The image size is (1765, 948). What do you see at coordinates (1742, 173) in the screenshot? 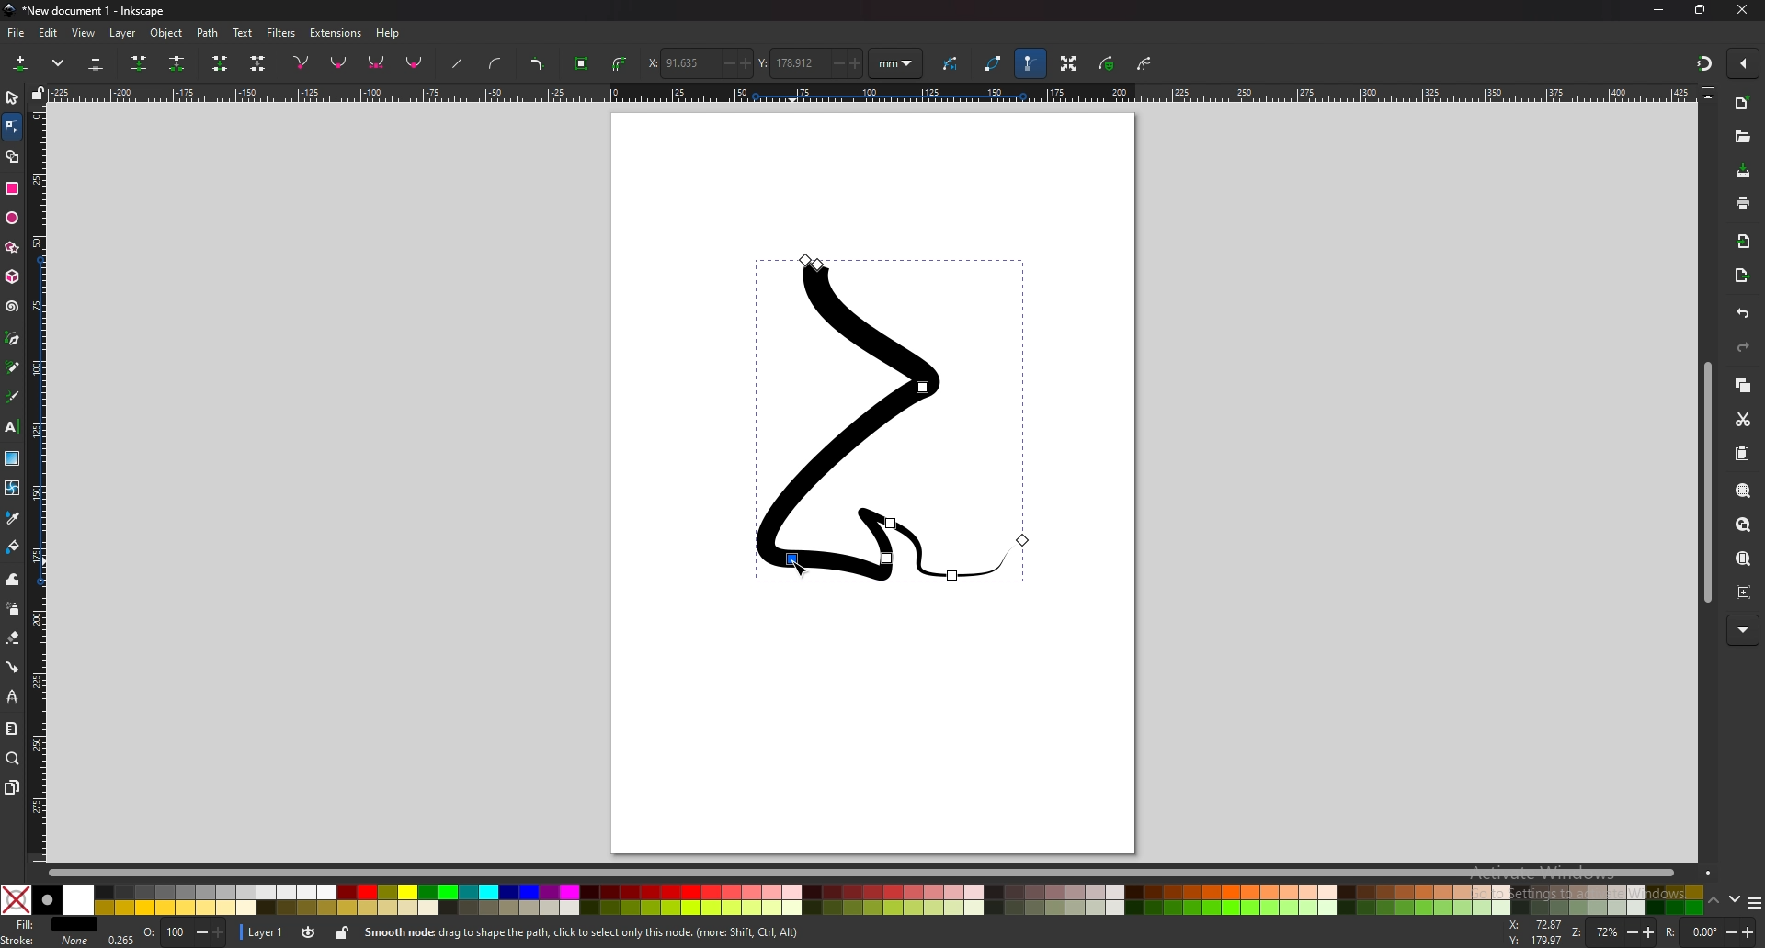
I see `save` at bounding box center [1742, 173].